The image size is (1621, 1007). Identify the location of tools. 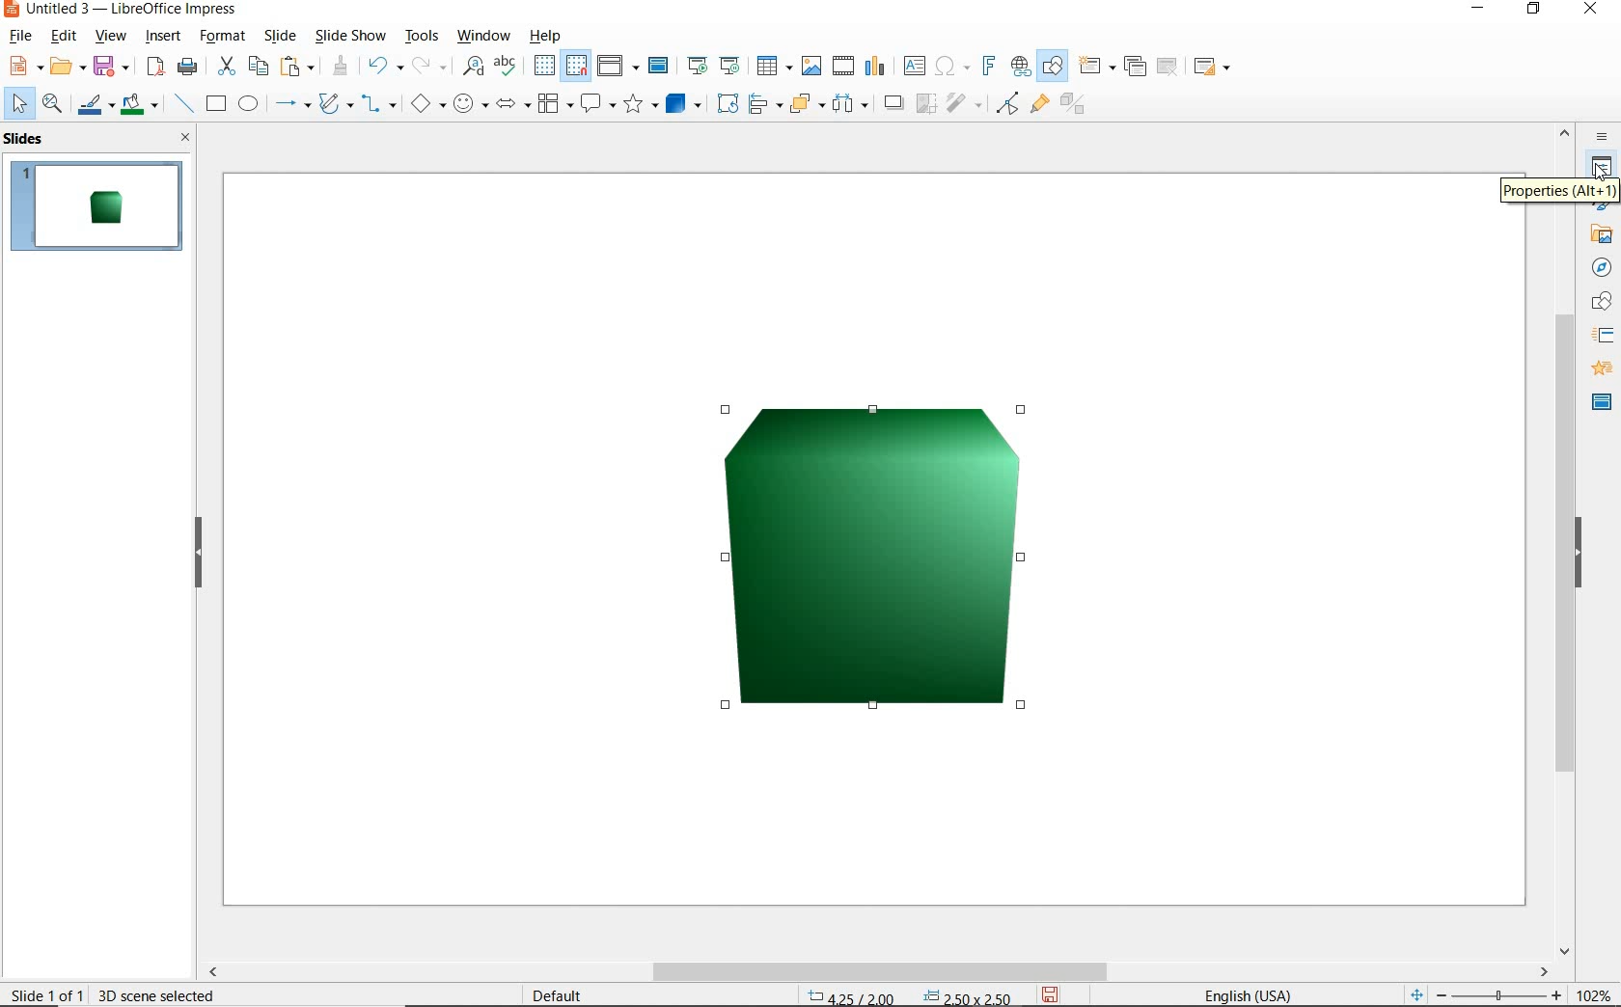
(423, 36).